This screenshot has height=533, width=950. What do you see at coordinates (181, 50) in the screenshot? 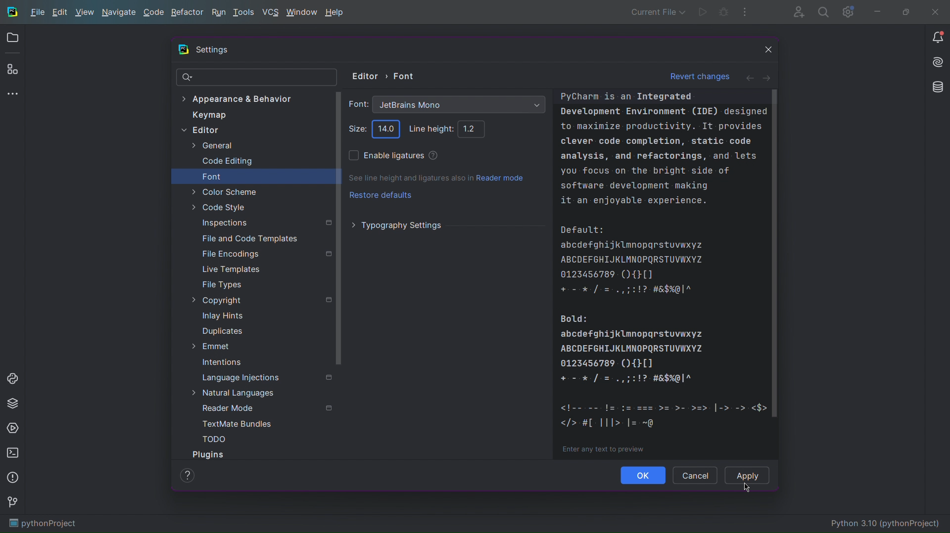
I see `Logo` at bounding box center [181, 50].